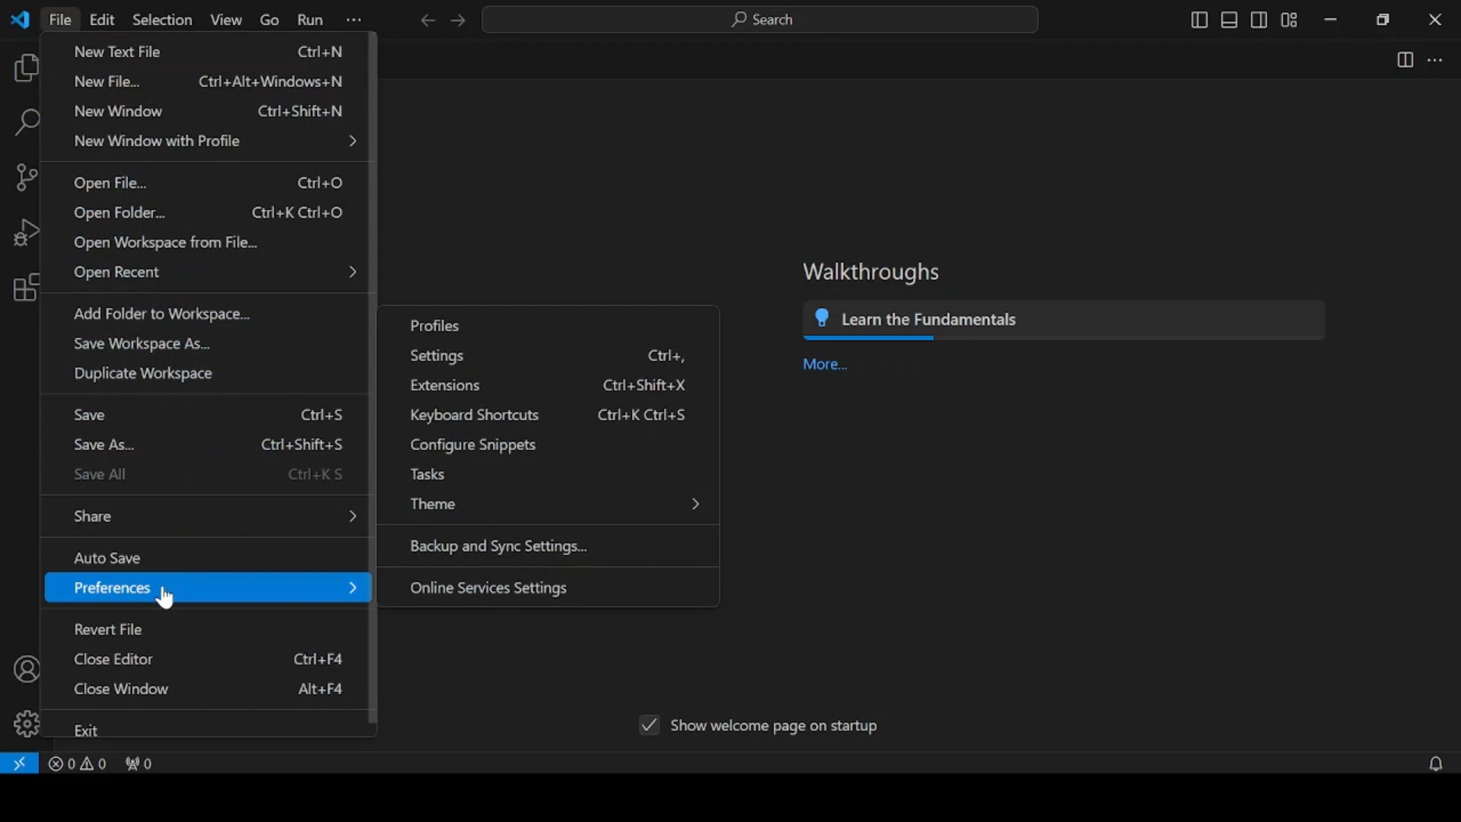 The width and height of the screenshot is (1461, 822). What do you see at coordinates (302, 444) in the screenshot?
I see `Ctrl+shift+S` at bounding box center [302, 444].